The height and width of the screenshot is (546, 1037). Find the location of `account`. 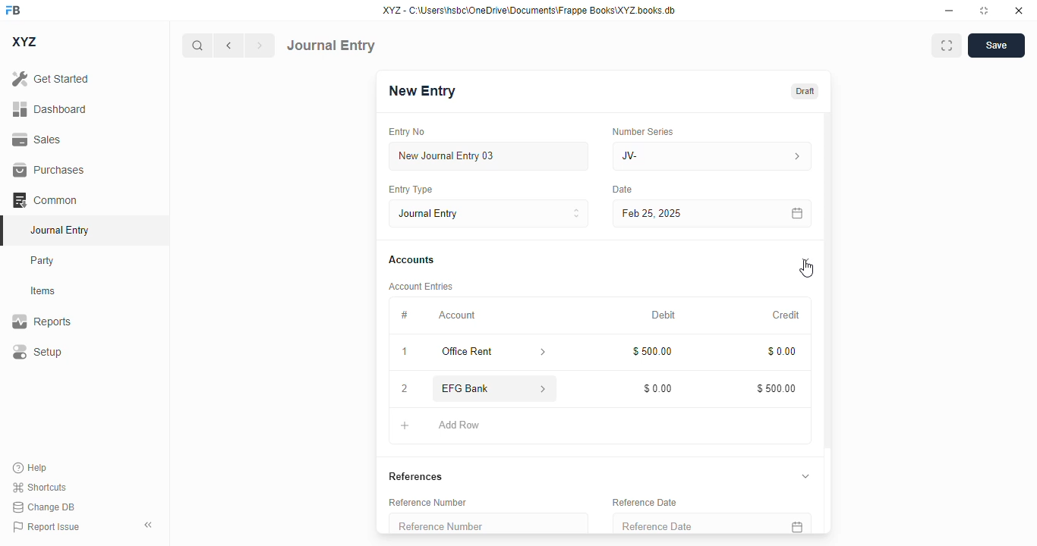

account is located at coordinates (457, 315).